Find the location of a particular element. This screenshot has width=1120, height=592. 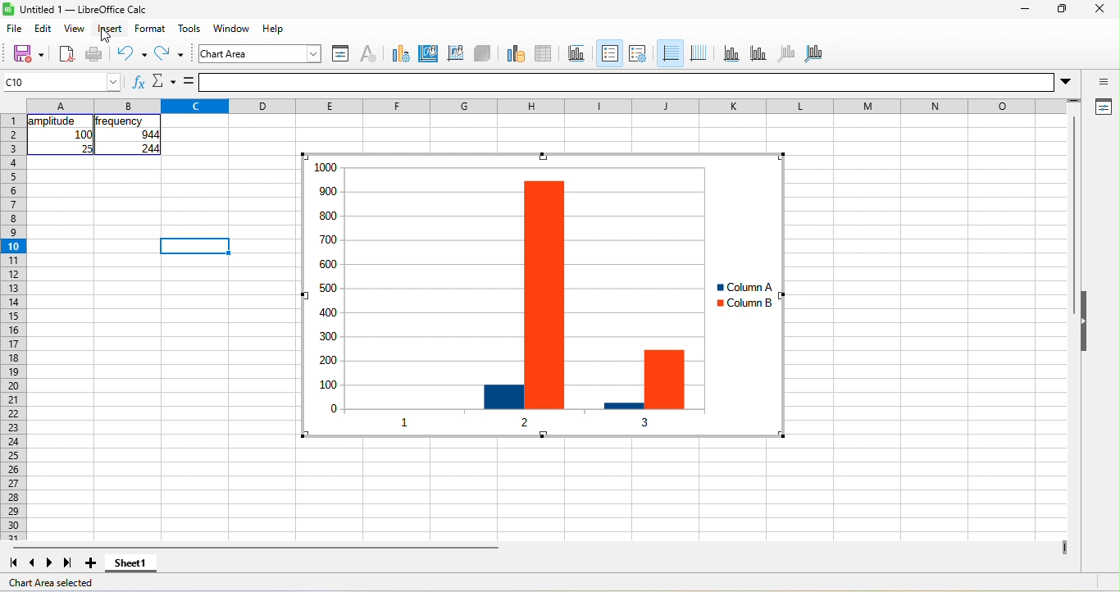

redo is located at coordinates (172, 56).